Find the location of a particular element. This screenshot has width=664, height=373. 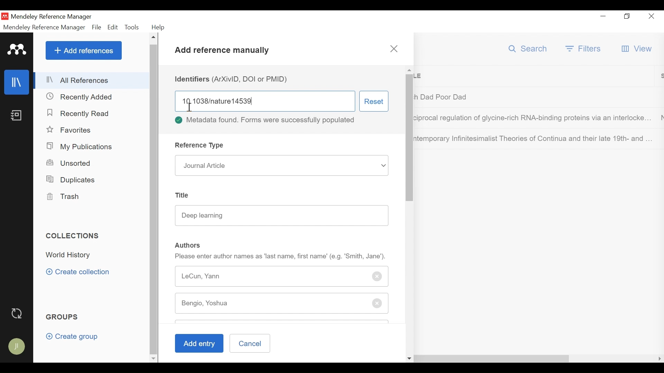

Unsorted is located at coordinates (74, 164).